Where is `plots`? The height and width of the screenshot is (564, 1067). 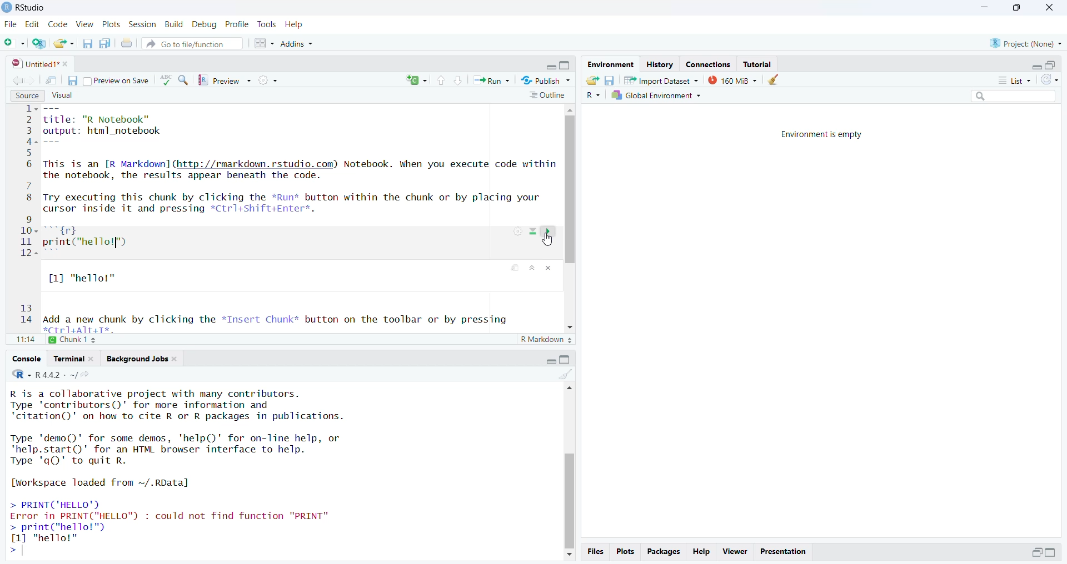
plots is located at coordinates (625, 552).